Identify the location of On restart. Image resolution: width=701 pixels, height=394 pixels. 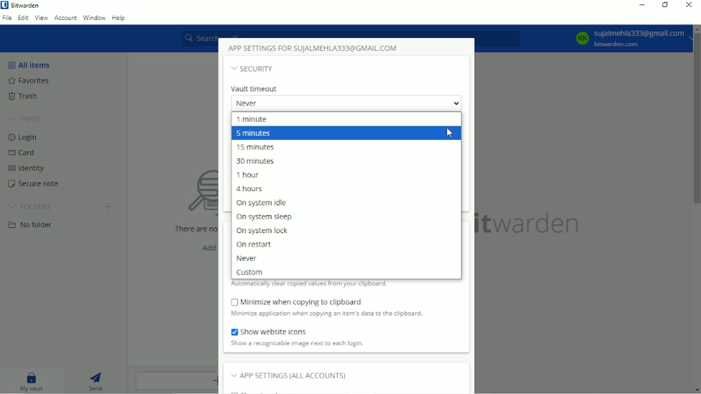
(255, 245).